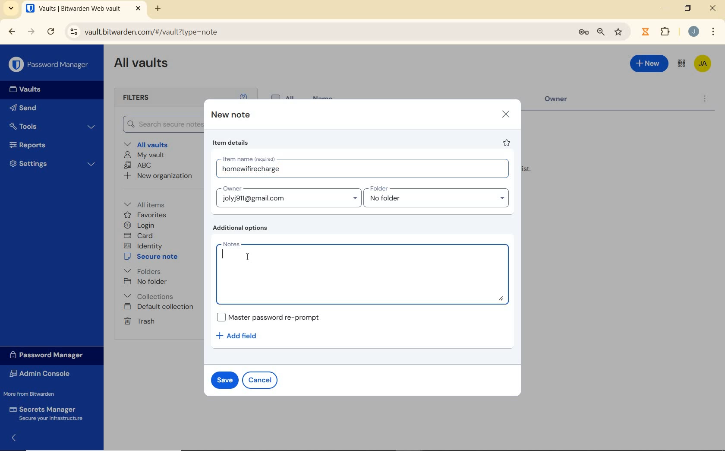  What do you see at coordinates (693, 31) in the screenshot?
I see `Account` at bounding box center [693, 31].